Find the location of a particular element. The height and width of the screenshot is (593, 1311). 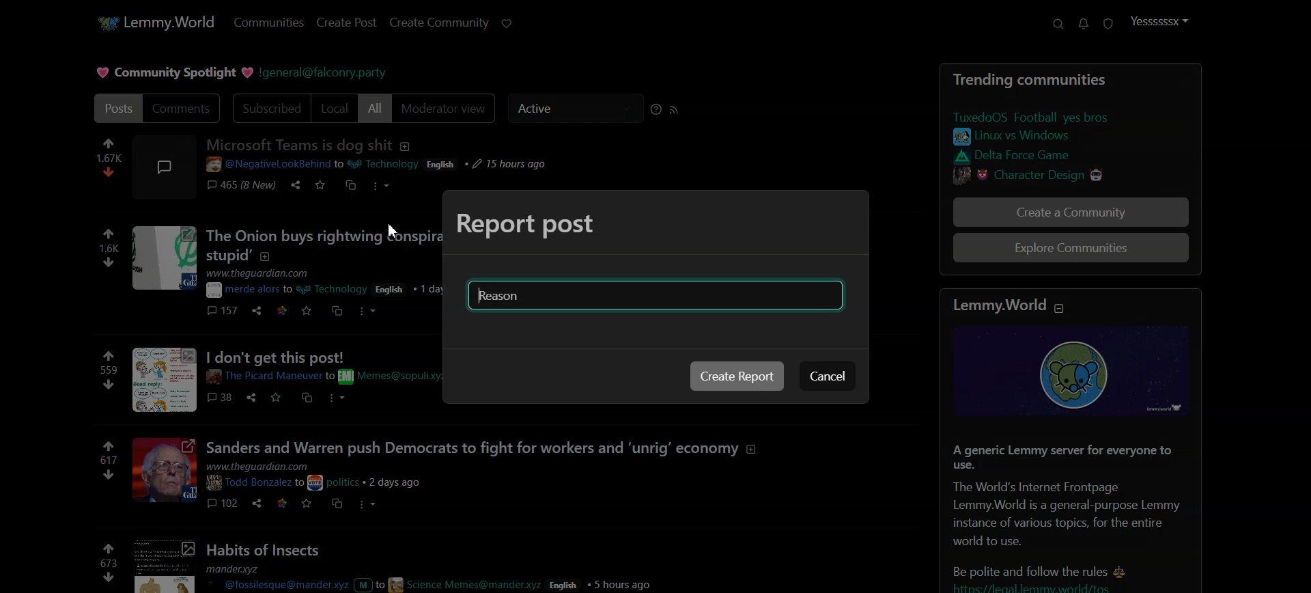

Unread Report is located at coordinates (1108, 25).